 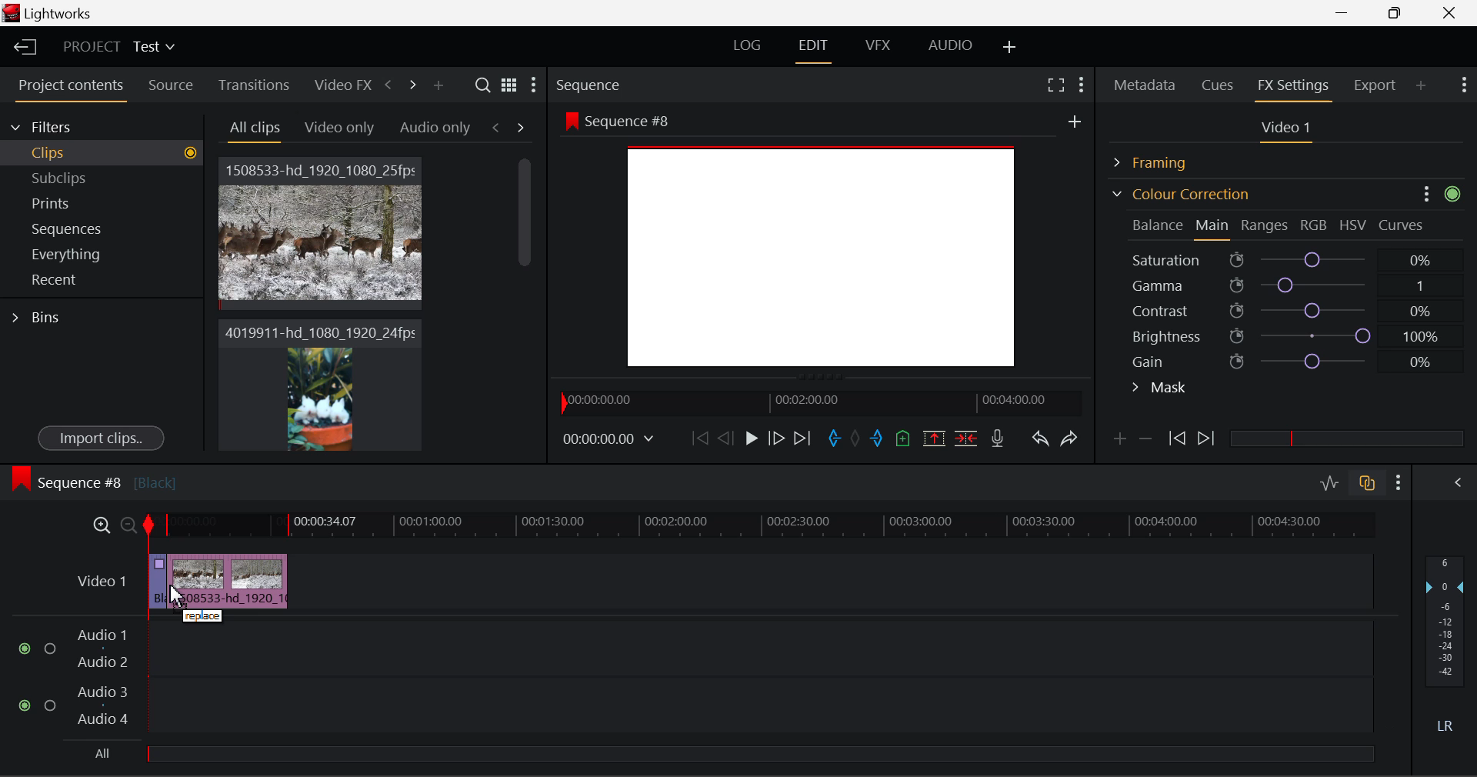 I want to click on Video 1 Settings, so click(x=1289, y=131).